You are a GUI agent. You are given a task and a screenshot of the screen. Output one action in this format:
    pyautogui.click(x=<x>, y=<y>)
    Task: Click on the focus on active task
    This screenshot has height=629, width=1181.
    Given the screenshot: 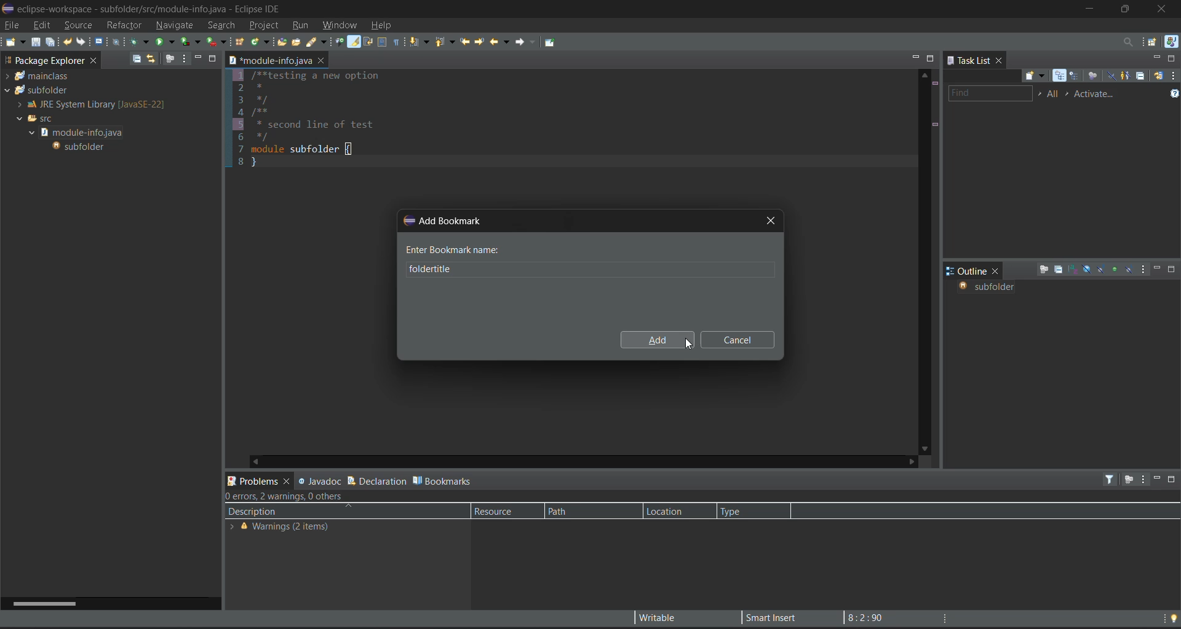 What is the action you would take?
    pyautogui.click(x=1044, y=270)
    